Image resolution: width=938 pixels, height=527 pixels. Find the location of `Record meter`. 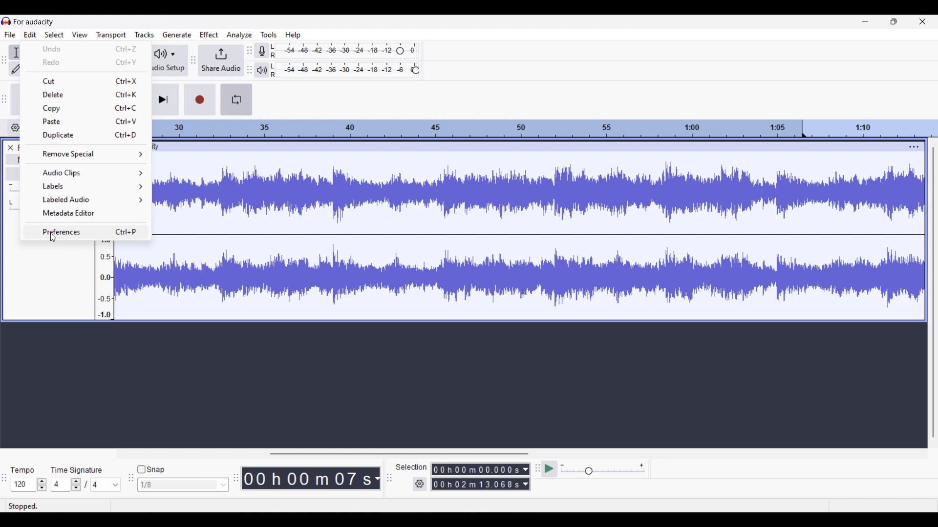

Record meter is located at coordinates (262, 50).